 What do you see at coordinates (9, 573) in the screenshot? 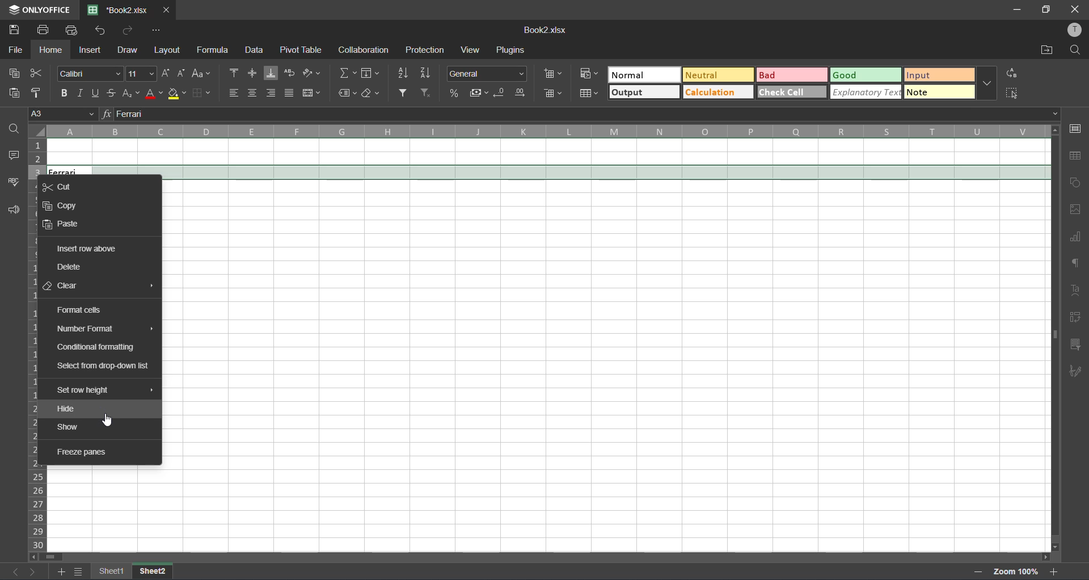
I see `previous` at bounding box center [9, 573].